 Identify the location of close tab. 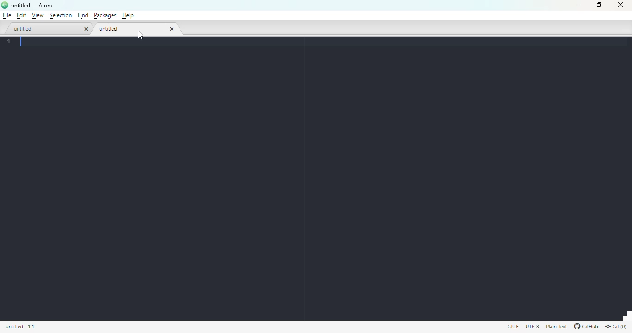
(87, 29).